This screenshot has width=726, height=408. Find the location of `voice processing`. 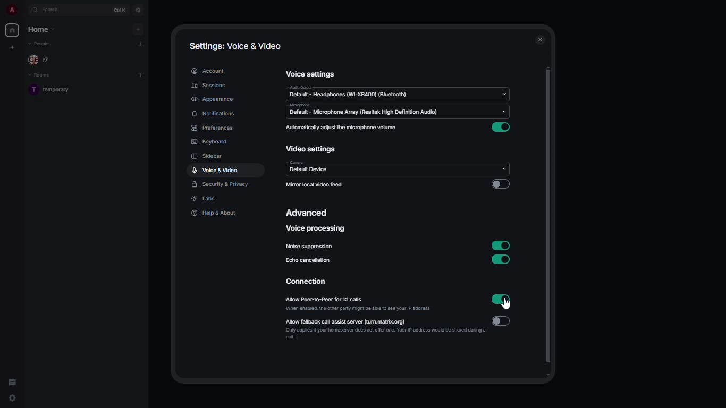

voice processing is located at coordinates (316, 229).